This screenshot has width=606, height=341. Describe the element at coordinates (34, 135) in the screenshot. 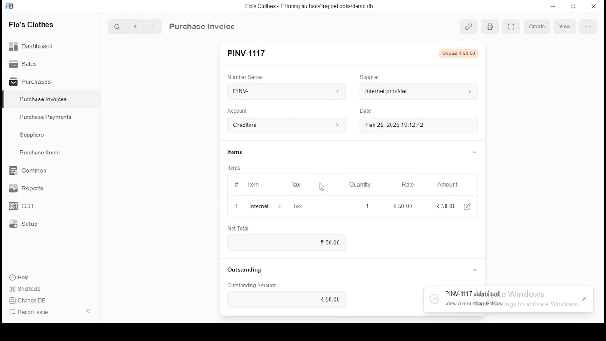

I see `Suppliers` at that location.